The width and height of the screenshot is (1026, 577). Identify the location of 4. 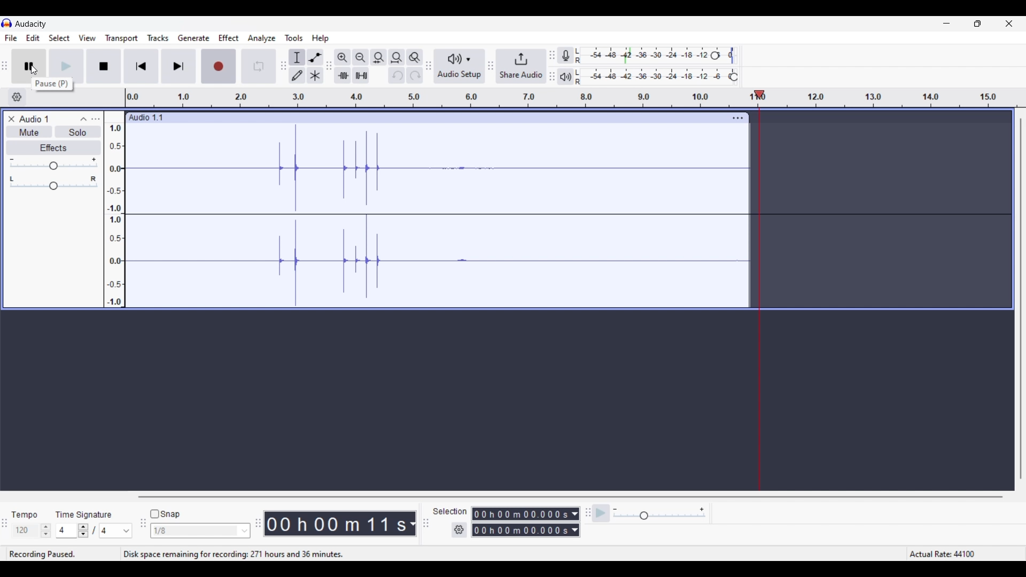
(67, 531).